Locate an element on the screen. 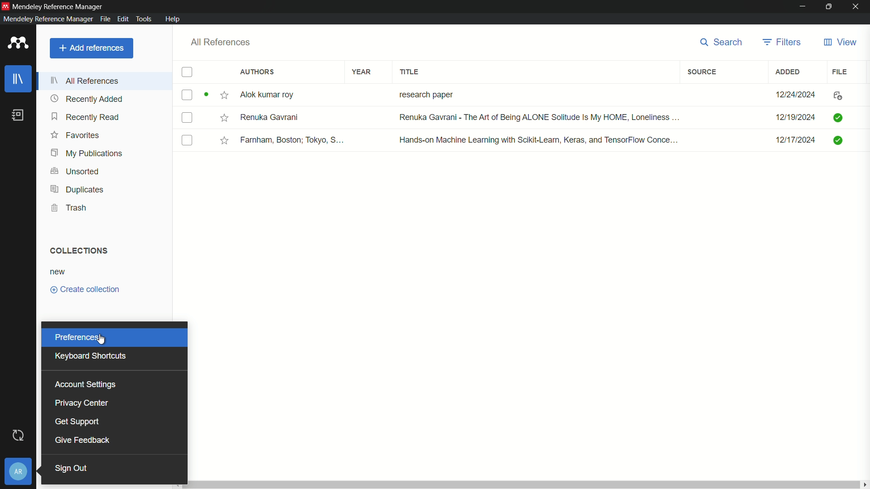 The image size is (870, 489). account settings is located at coordinates (85, 384).